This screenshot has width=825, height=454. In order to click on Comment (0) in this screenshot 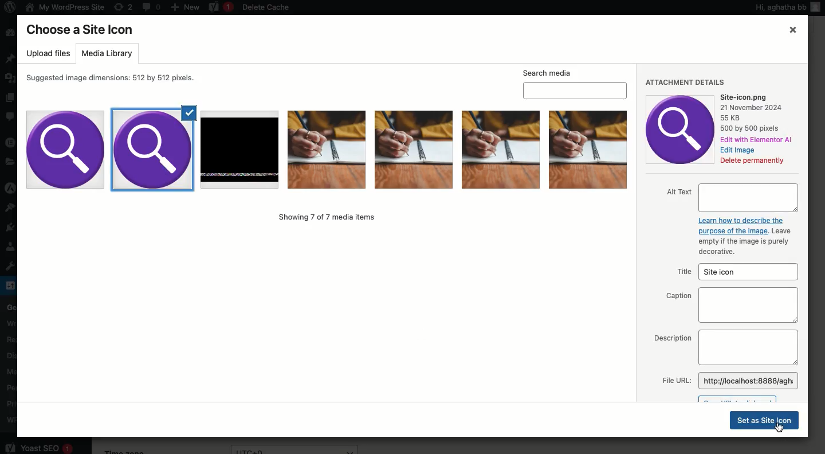, I will do `click(151, 6)`.